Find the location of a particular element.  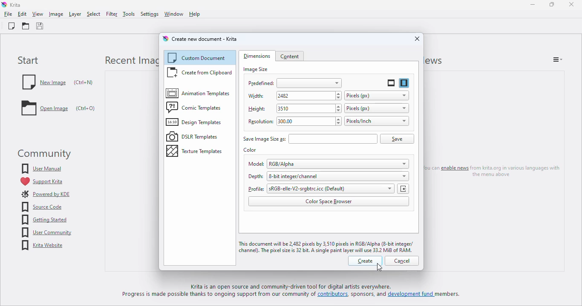

Decrease is located at coordinates (340, 99).